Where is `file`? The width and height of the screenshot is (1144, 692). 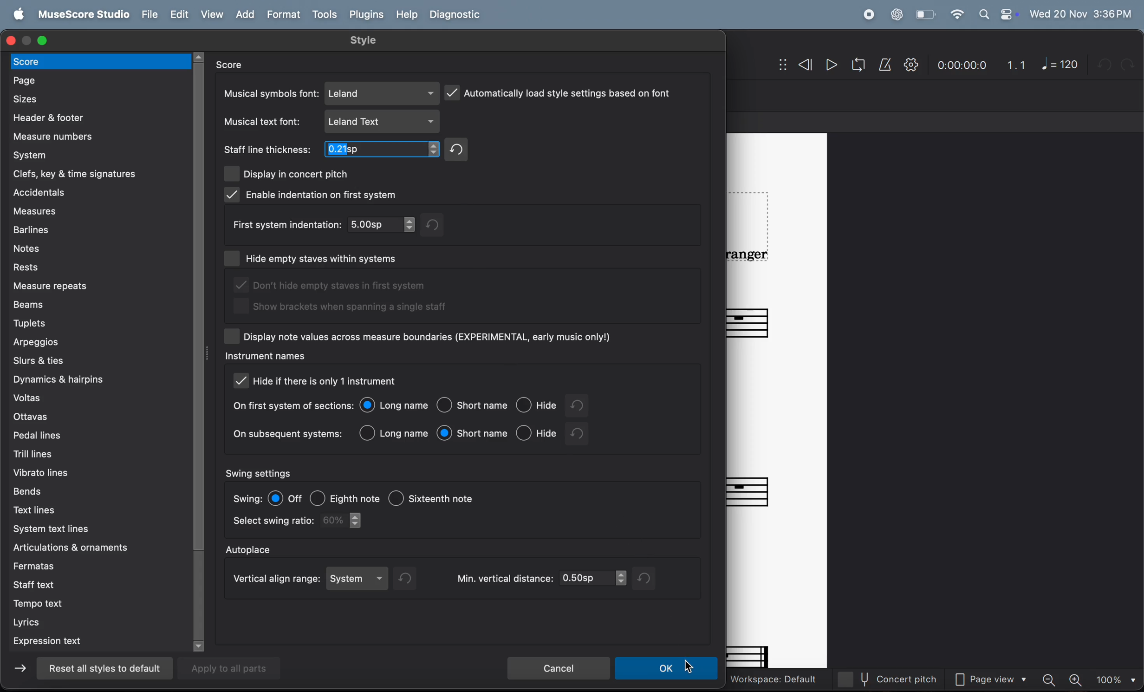
file is located at coordinates (148, 15).